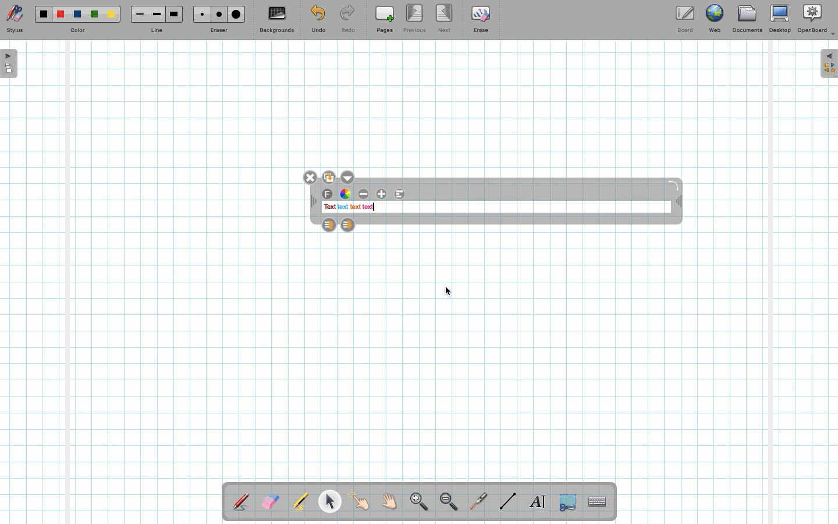 The height and width of the screenshot is (524, 838). What do you see at coordinates (10, 63) in the screenshot?
I see `Open pages` at bounding box center [10, 63].